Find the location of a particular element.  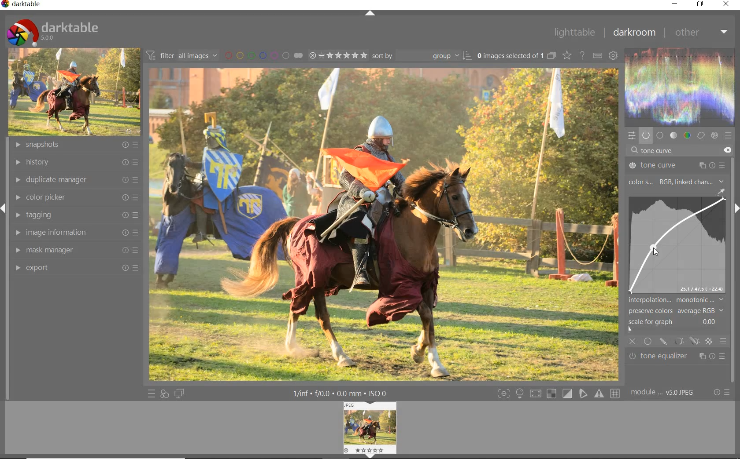

Sort is located at coordinates (422, 55).